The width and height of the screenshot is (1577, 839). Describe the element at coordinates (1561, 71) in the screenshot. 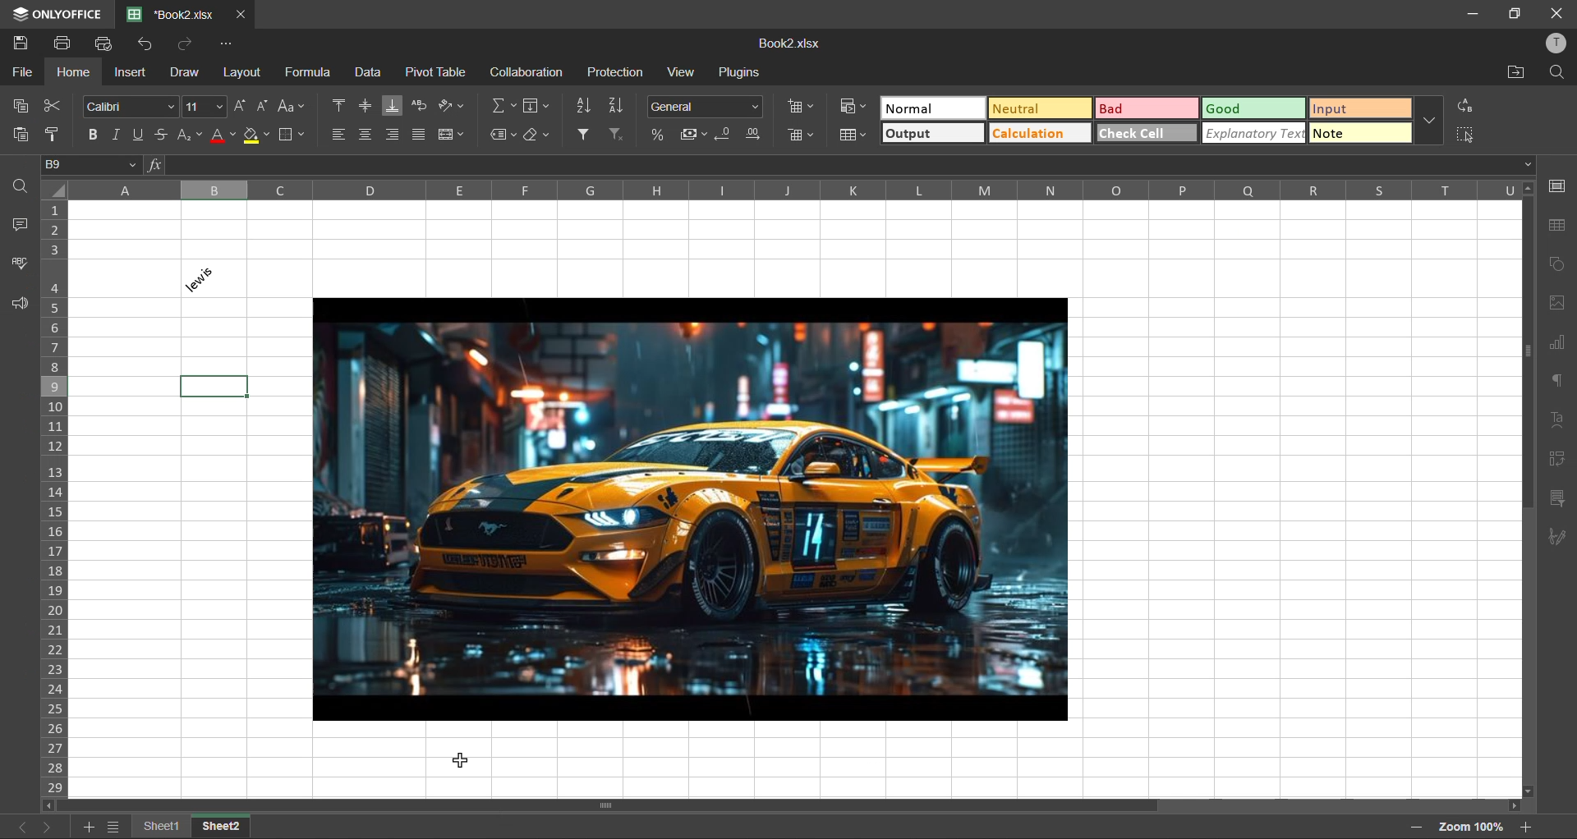

I see `find` at that location.